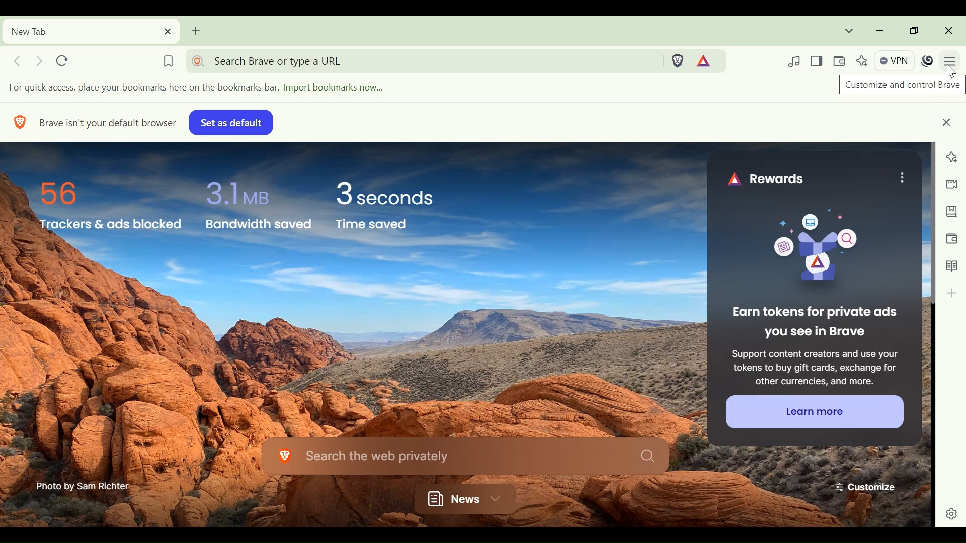  What do you see at coordinates (108, 121) in the screenshot?
I see `Brave isn't your default browser` at bounding box center [108, 121].